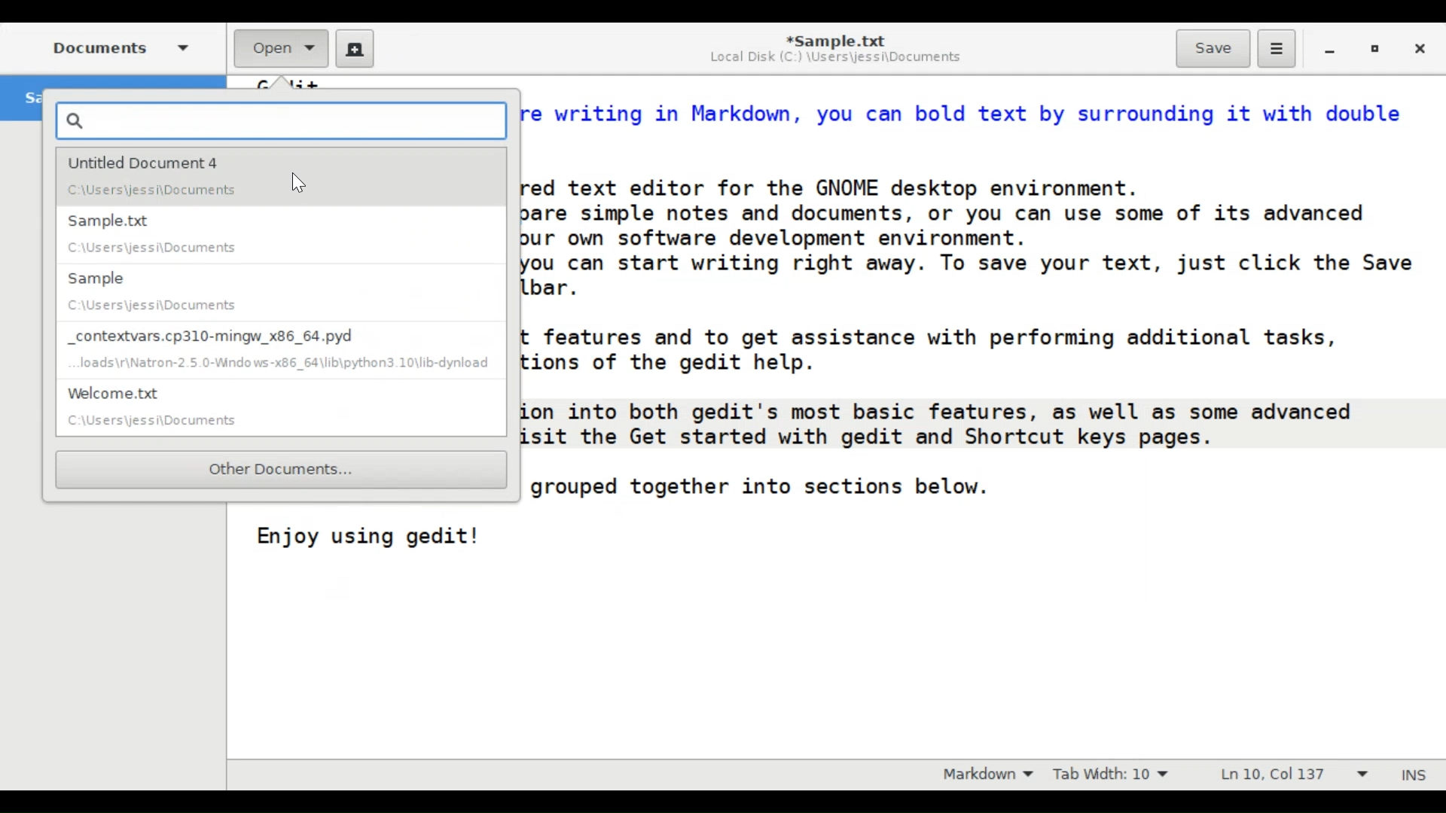 The width and height of the screenshot is (1446, 813). Describe the element at coordinates (118, 47) in the screenshot. I see `Documents` at that location.